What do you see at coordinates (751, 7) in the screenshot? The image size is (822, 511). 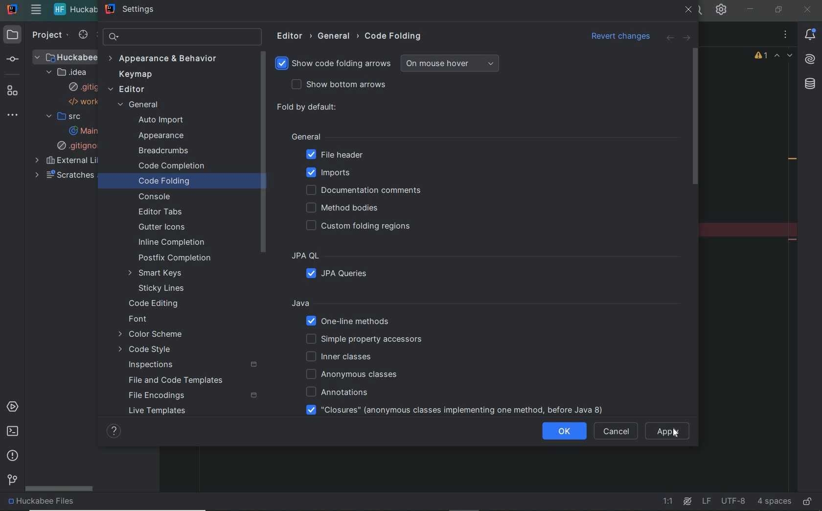 I see `minimize` at bounding box center [751, 7].